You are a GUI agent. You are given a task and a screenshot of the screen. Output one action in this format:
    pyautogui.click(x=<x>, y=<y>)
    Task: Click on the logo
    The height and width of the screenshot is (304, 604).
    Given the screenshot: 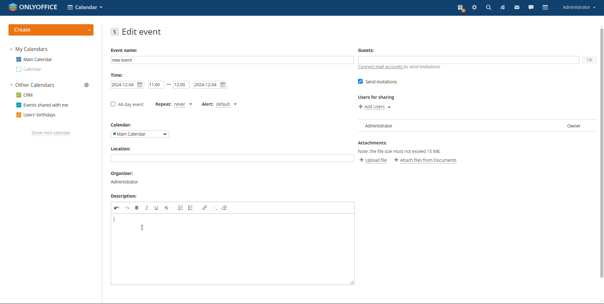 What is the action you would take?
    pyautogui.click(x=33, y=7)
    